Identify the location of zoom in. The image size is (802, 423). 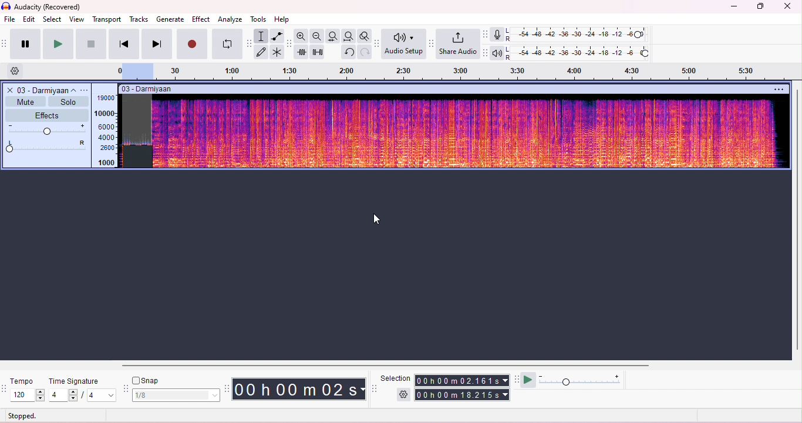
(301, 36).